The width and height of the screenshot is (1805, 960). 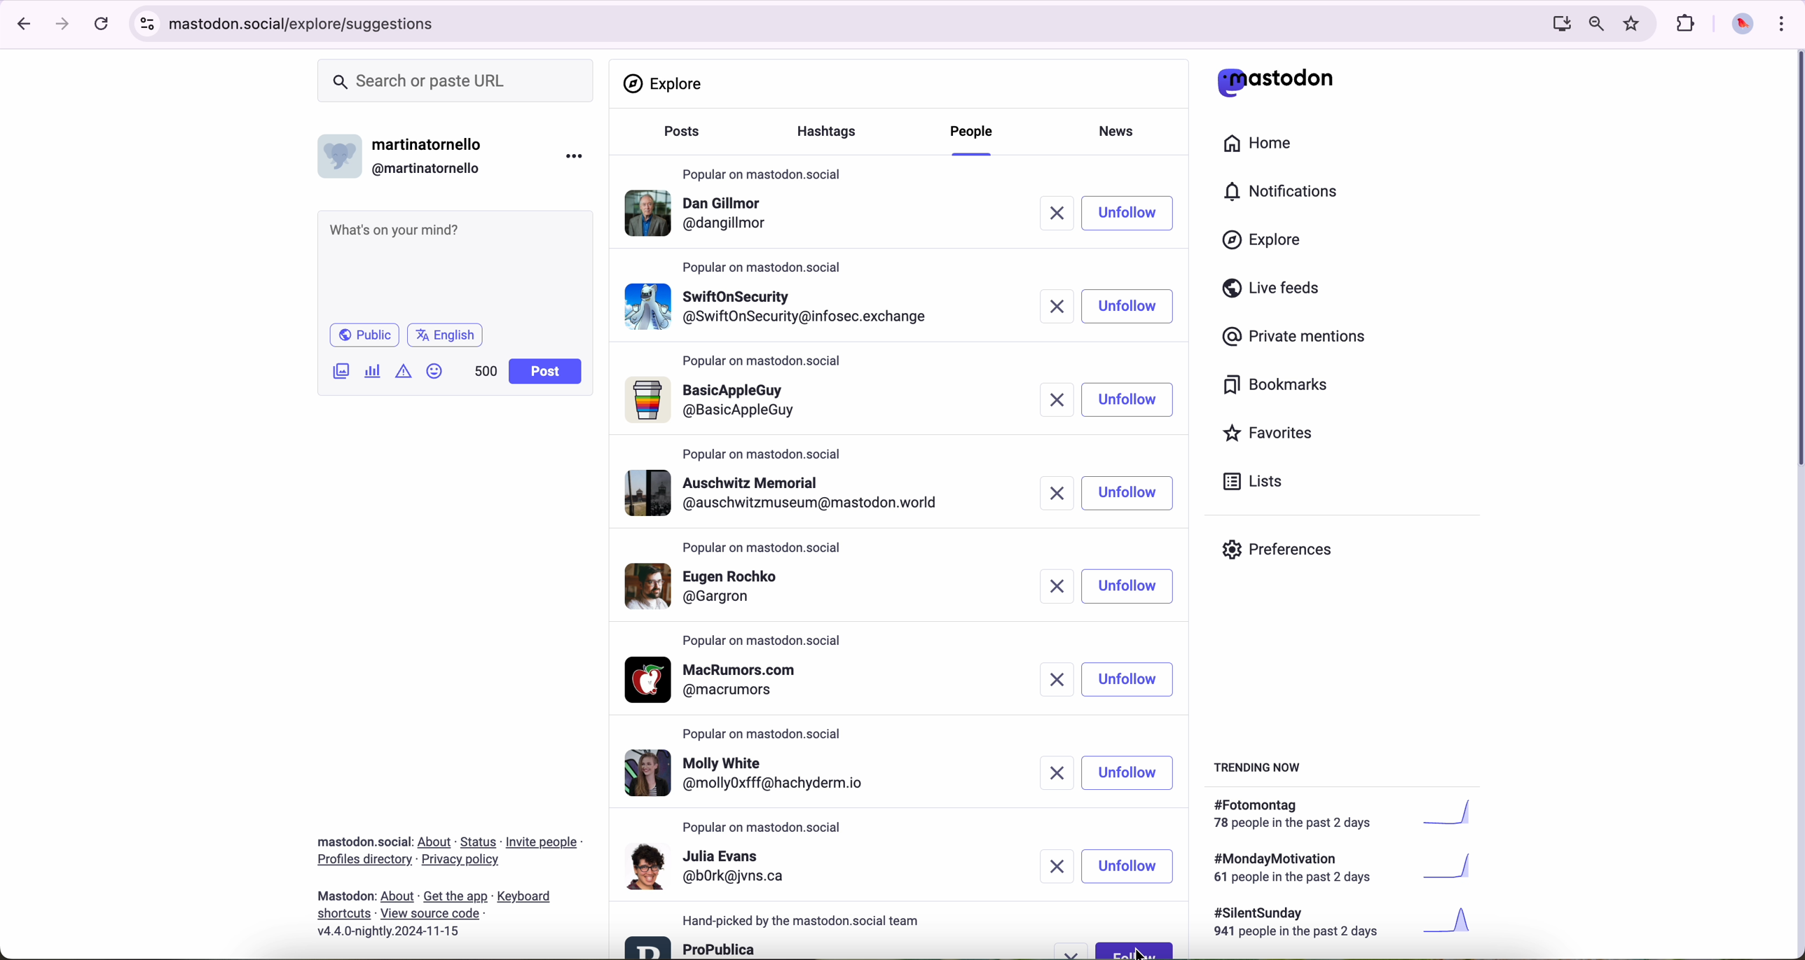 I want to click on favorites, so click(x=1274, y=435).